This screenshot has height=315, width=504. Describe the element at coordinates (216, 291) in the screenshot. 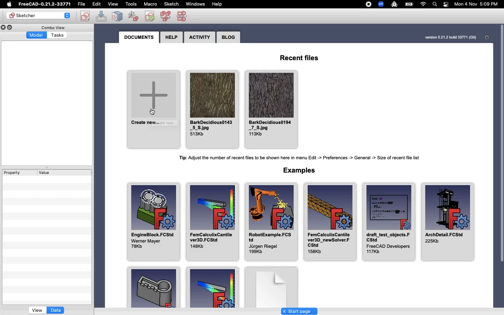

I see `Example 8` at that location.